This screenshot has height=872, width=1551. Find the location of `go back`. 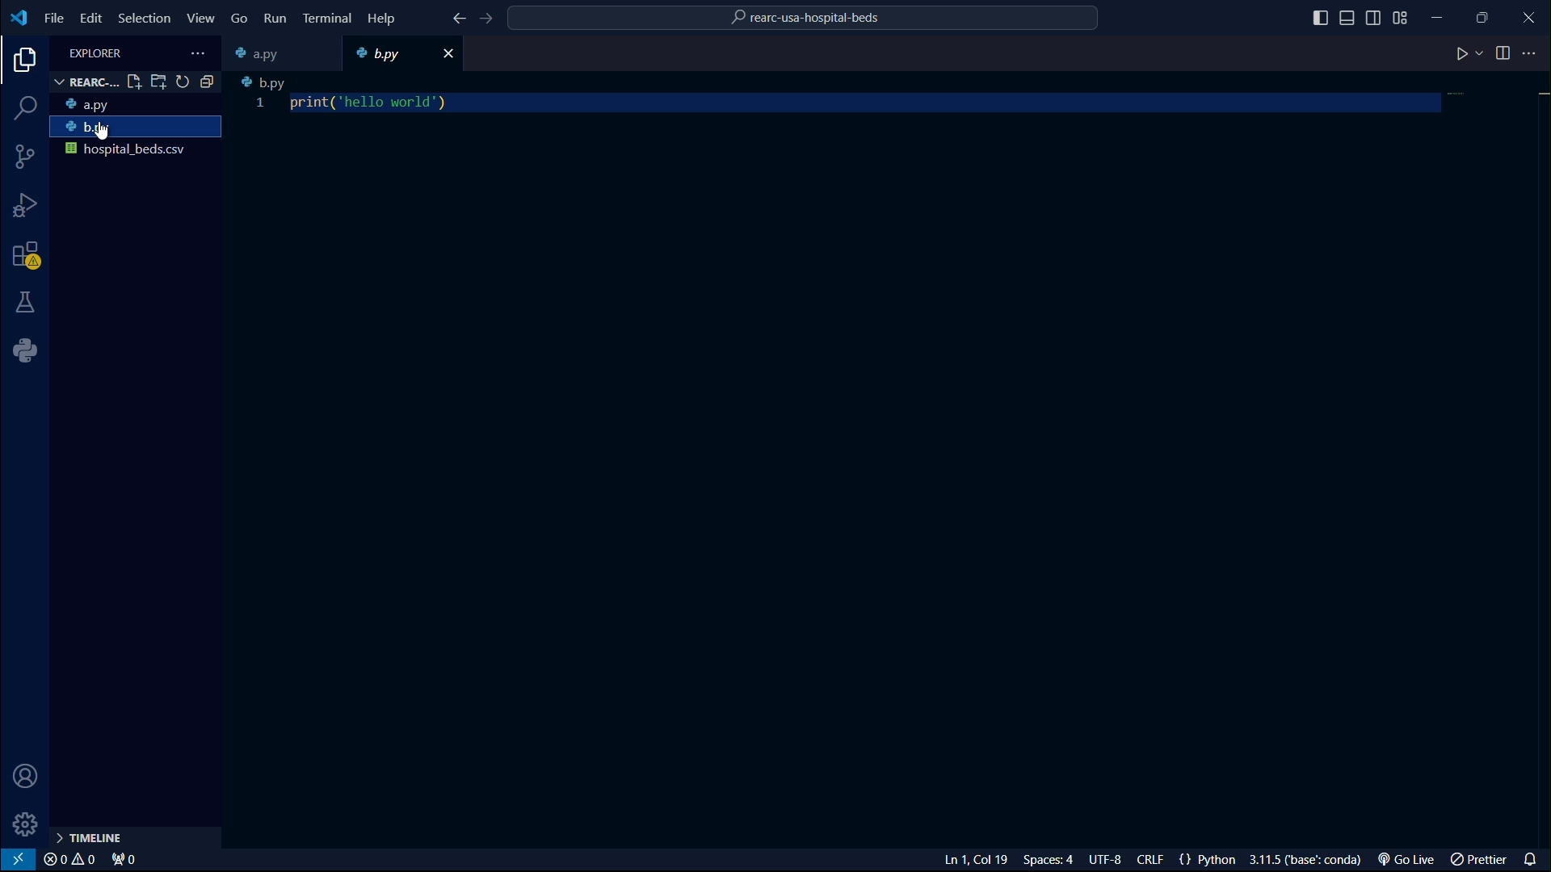

go back is located at coordinates (458, 19).